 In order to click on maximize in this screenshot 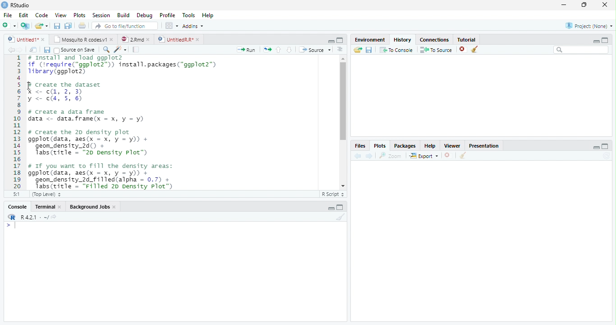, I will do `click(341, 207)`.